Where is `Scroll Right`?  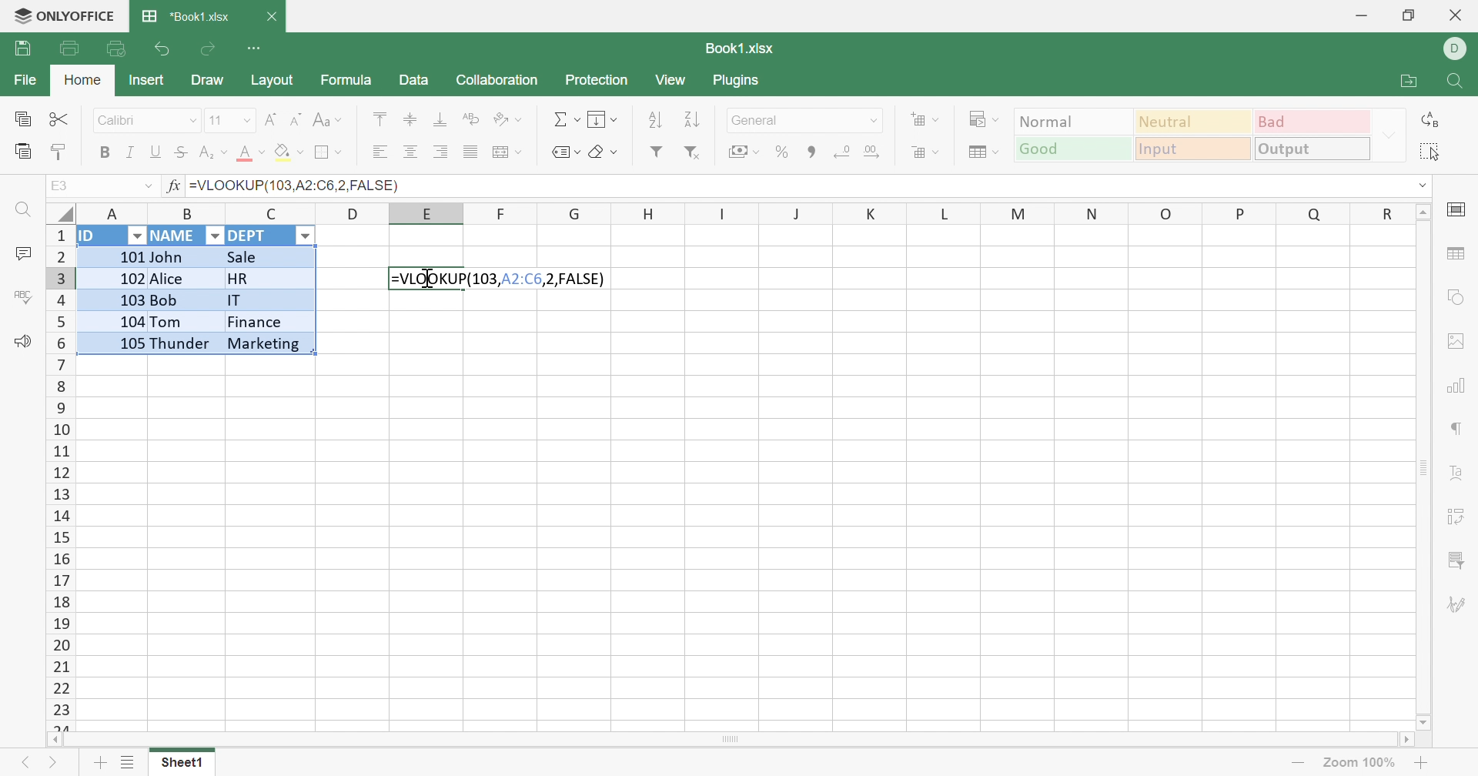
Scroll Right is located at coordinates (1403, 739).